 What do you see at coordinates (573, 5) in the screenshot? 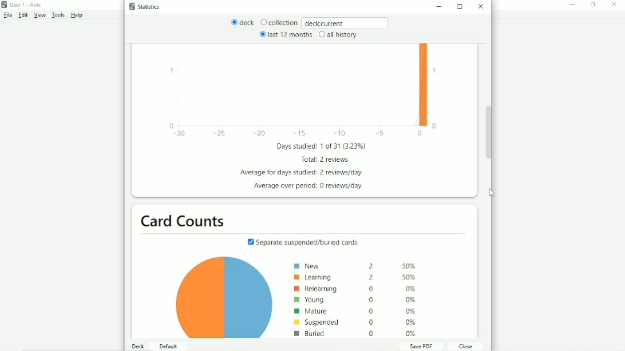
I see `Minimize` at bounding box center [573, 5].